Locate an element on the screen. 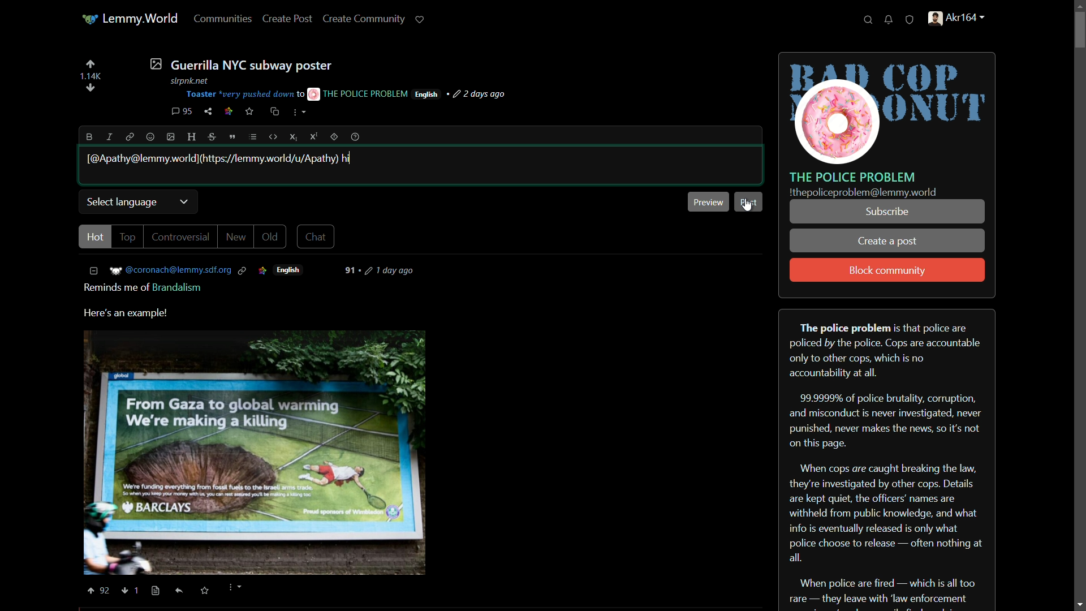  more options is located at coordinates (234, 588).